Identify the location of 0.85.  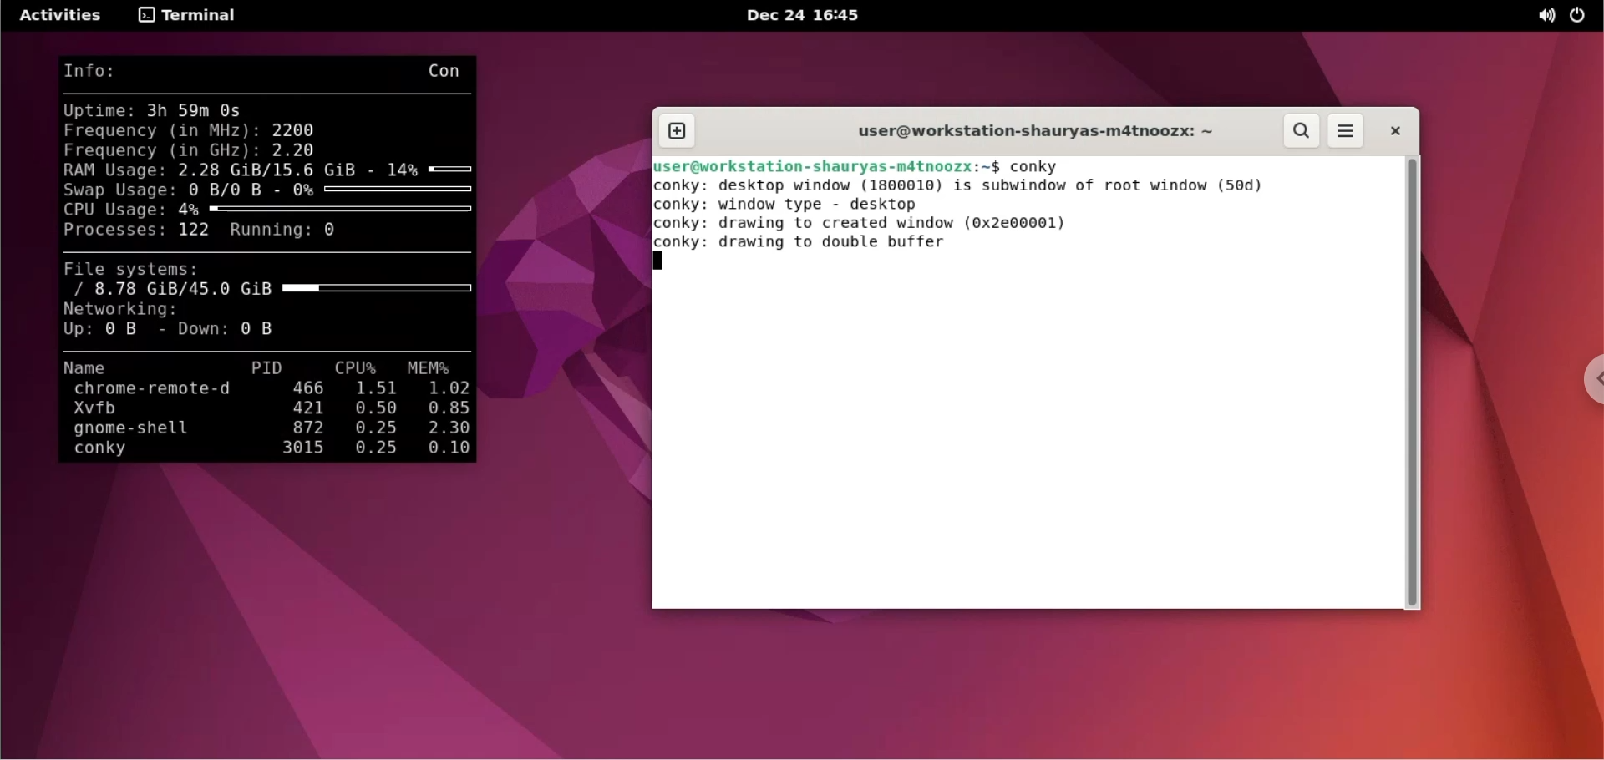
(447, 409).